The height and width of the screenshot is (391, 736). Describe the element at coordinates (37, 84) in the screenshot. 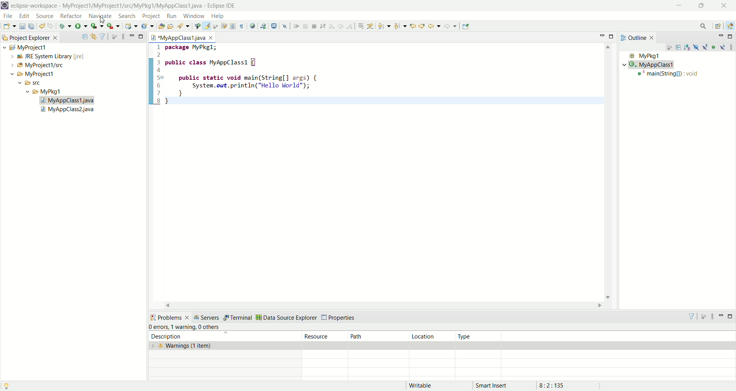

I see `src` at that location.